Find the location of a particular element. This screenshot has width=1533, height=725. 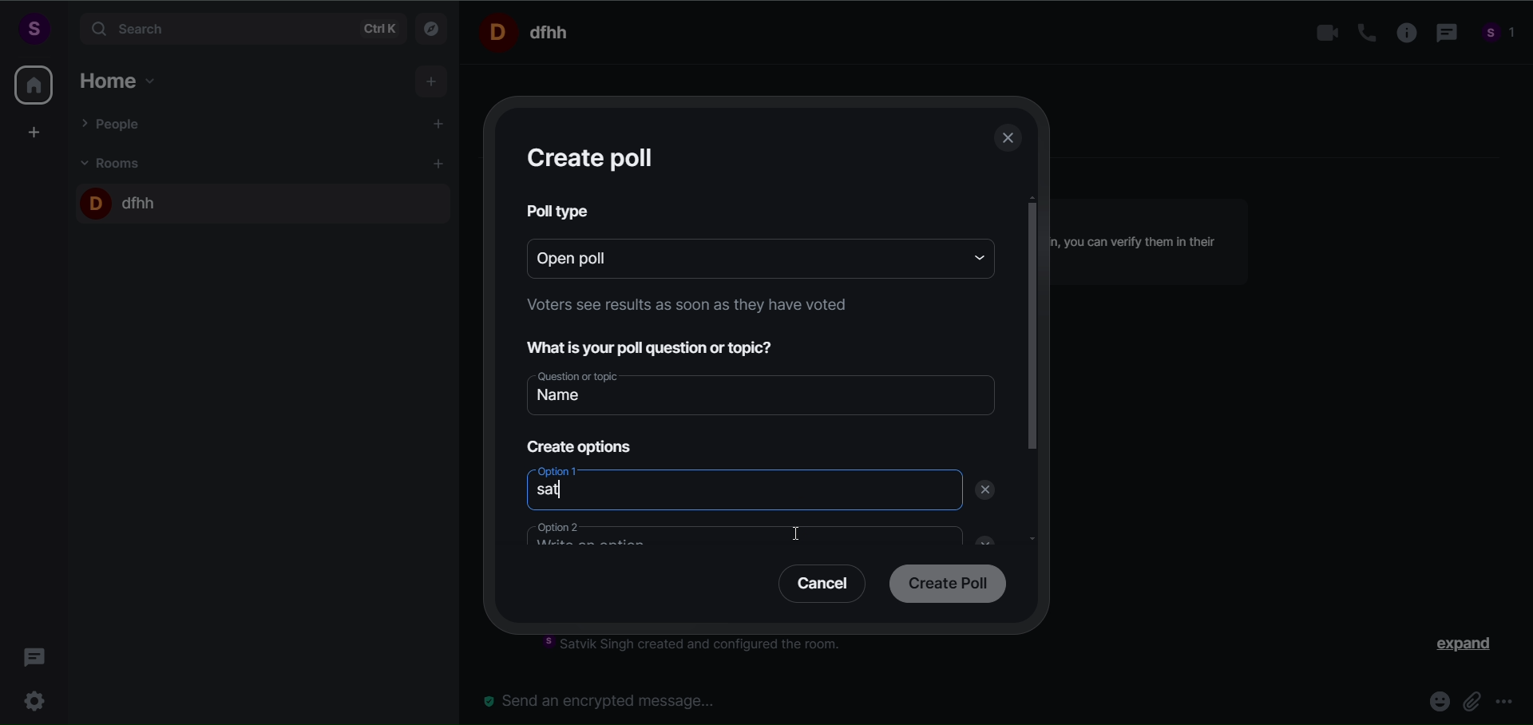

home is located at coordinates (34, 85).